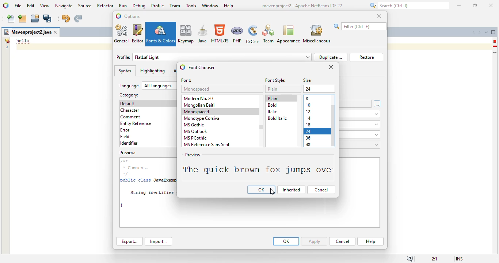 Image resolution: width=499 pixels, height=263 pixels. I want to click on OK, so click(261, 190).